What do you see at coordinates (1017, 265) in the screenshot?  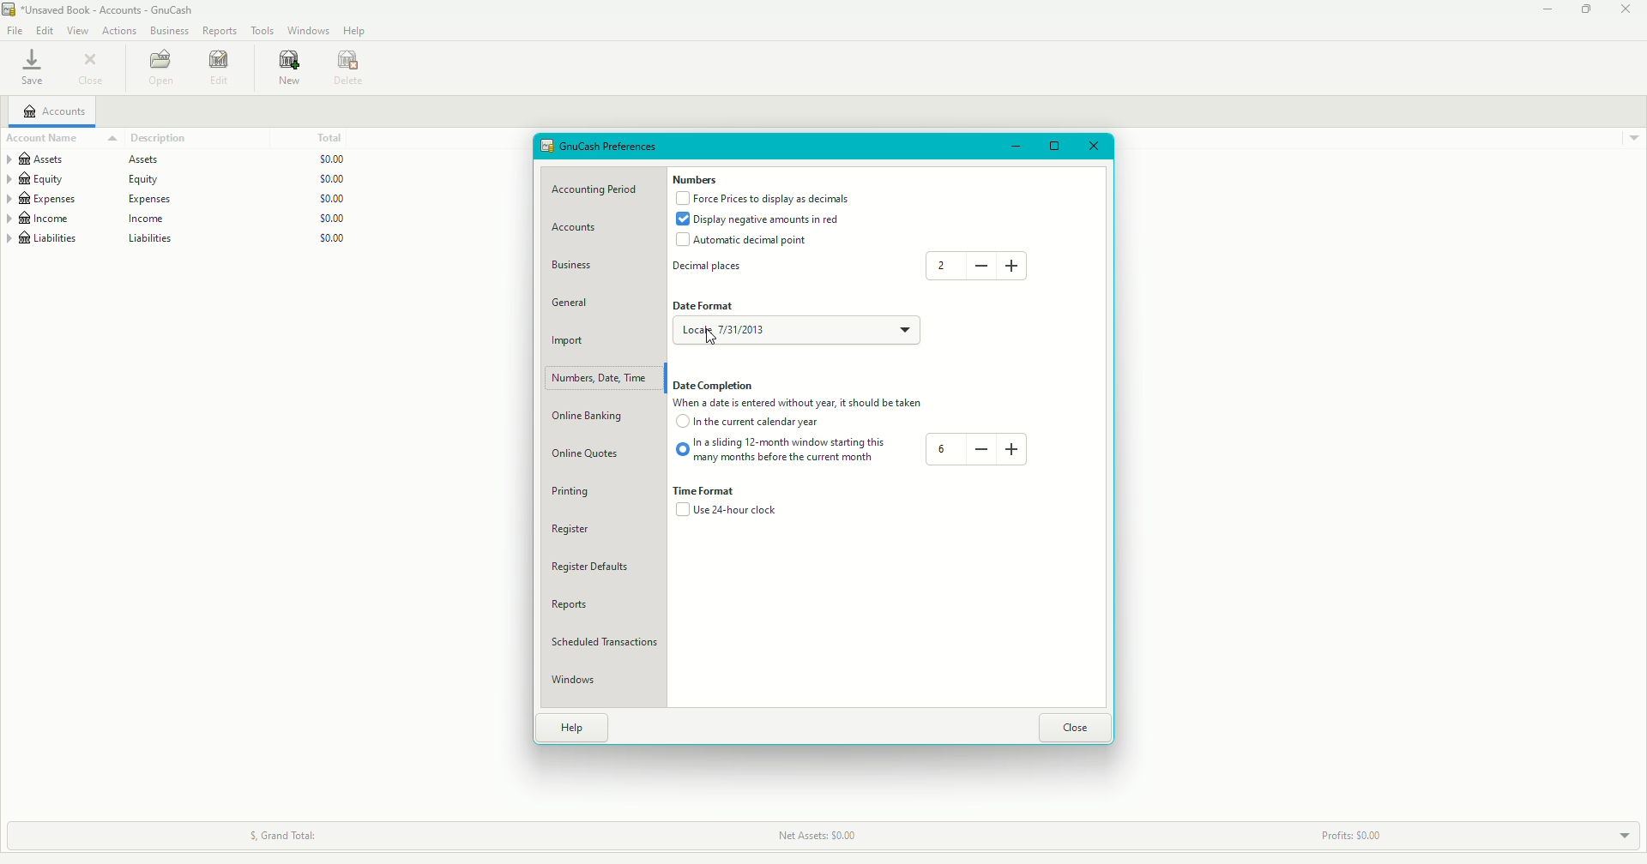 I see `Plus` at bounding box center [1017, 265].